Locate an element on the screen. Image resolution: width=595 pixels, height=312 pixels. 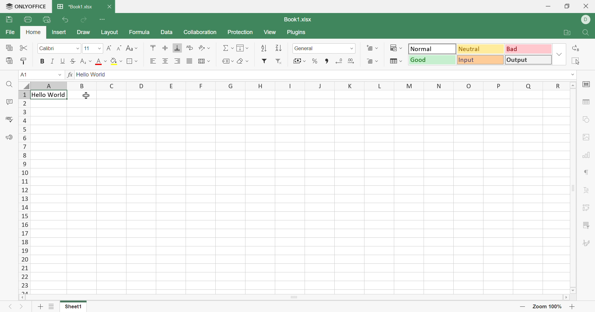
Accounting style is located at coordinates (299, 61).